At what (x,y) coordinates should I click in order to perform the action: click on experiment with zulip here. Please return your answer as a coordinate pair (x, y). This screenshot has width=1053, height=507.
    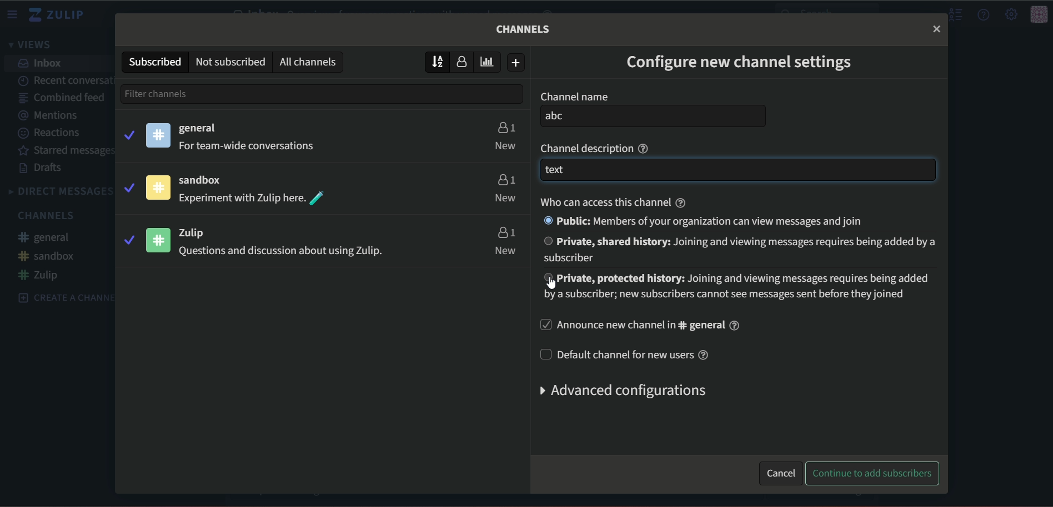
    Looking at the image, I should click on (253, 199).